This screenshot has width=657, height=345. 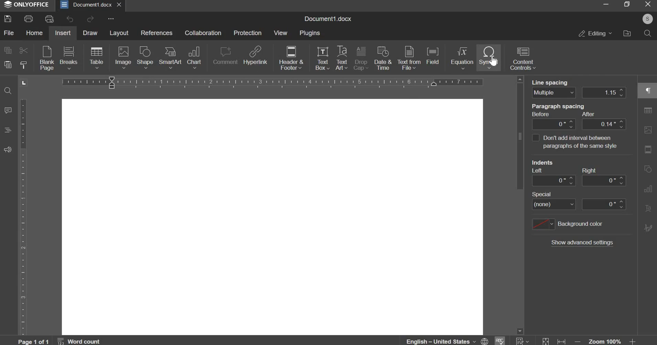 What do you see at coordinates (567, 164) in the screenshot?
I see `indents left right` at bounding box center [567, 164].